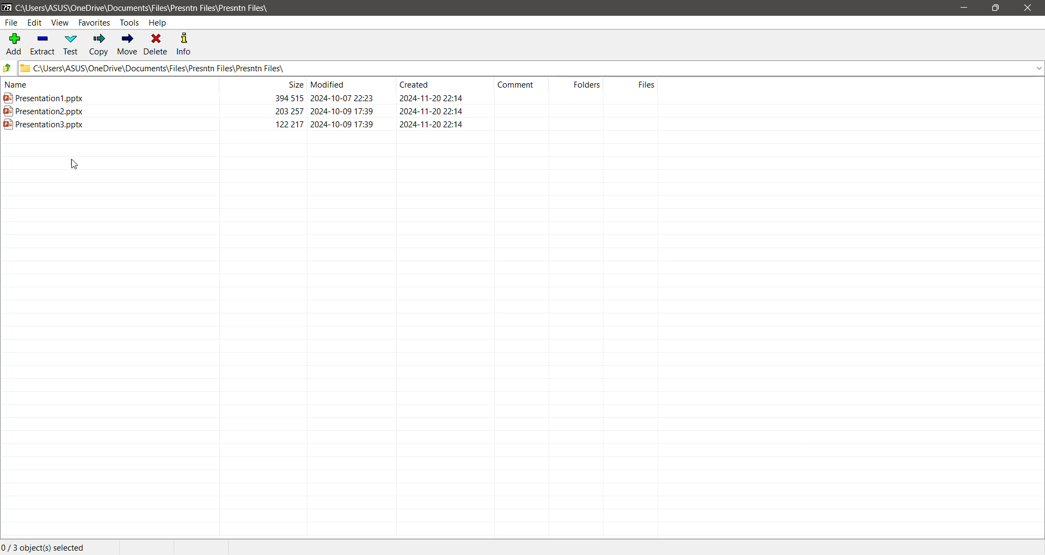  What do you see at coordinates (414, 84) in the screenshot?
I see `created` at bounding box center [414, 84].